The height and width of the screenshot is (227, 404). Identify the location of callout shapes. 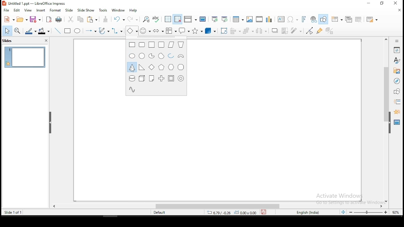
(184, 31).